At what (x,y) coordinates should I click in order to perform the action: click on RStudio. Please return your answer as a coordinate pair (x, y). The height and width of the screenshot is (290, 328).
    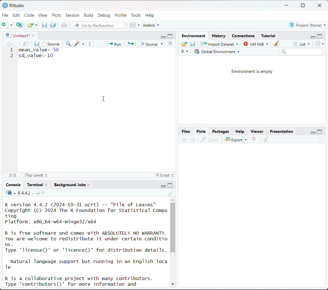
    Looking at the image, I should click on (13, 5).